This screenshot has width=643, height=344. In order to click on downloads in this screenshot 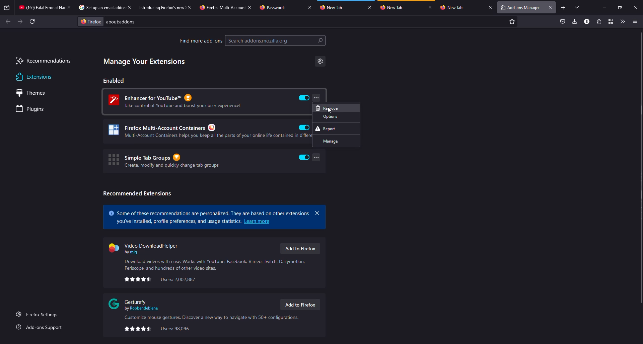, I will do `click(574, 21)`.